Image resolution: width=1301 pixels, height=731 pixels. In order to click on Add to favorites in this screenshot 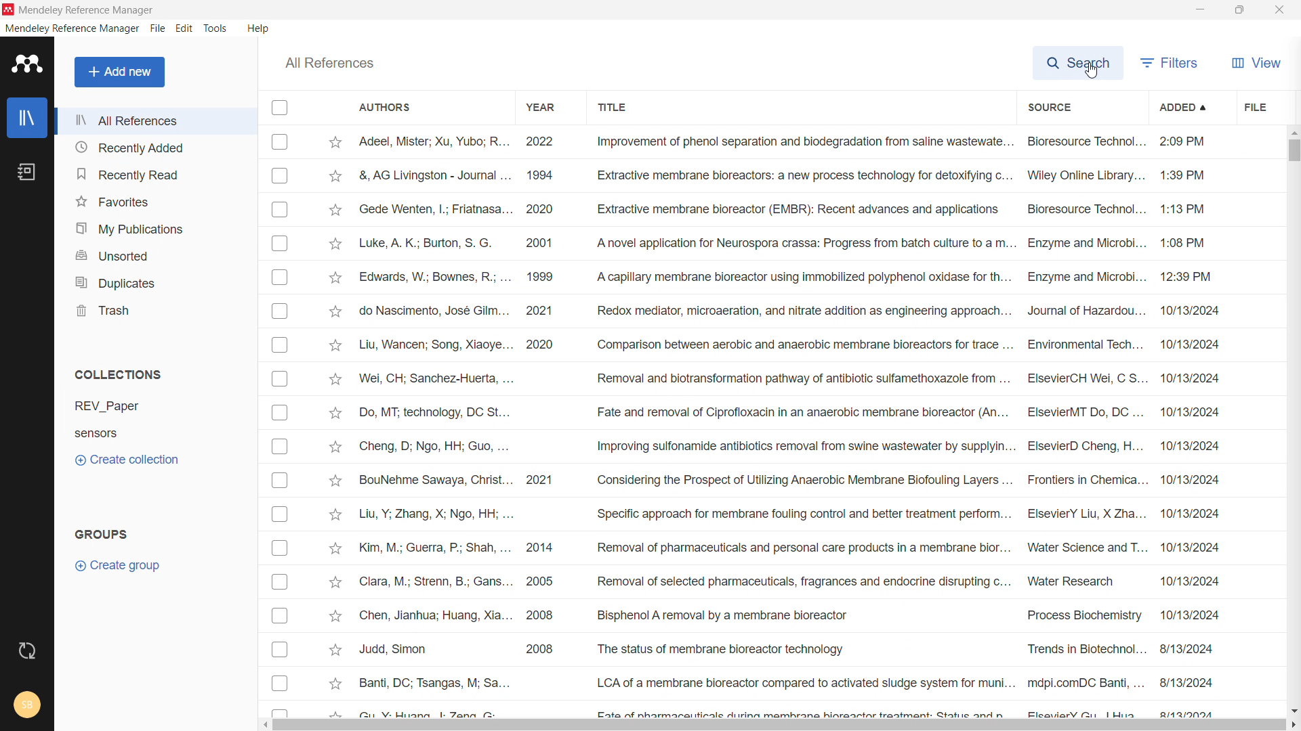, I will do `click(334, 650)`.